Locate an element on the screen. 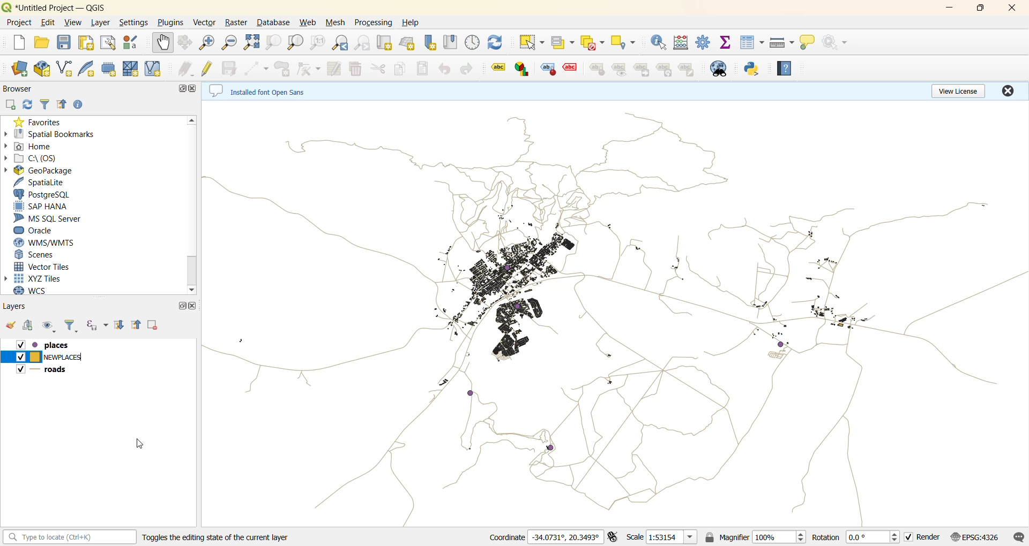 The image size is (1029, 546). python is located at coordinates (752, 69).